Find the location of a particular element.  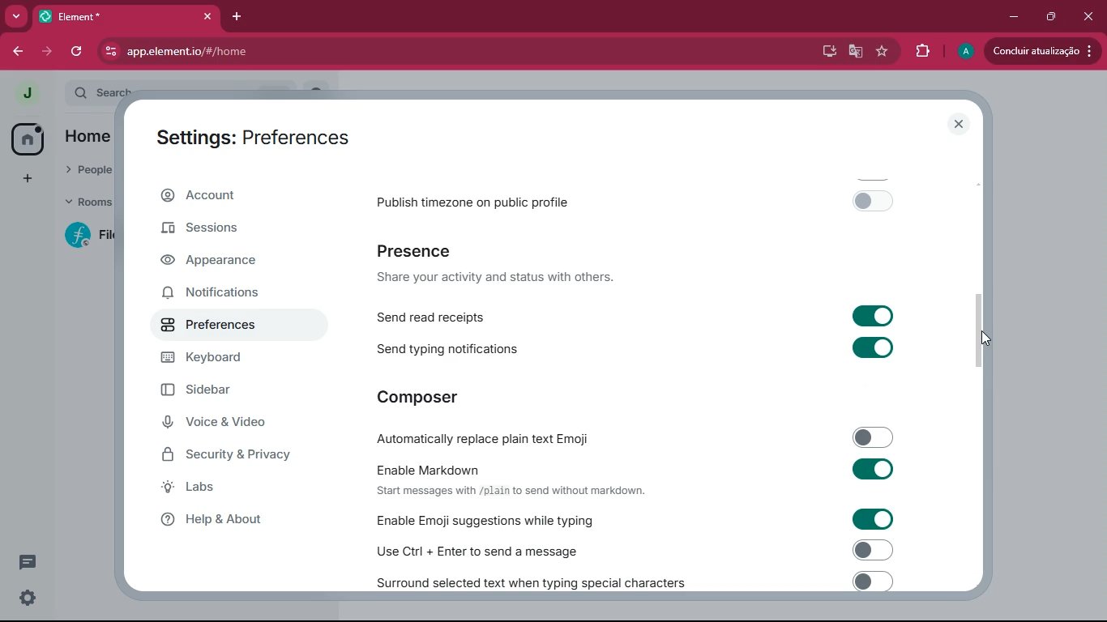

home is located at coordinates (23, 139).